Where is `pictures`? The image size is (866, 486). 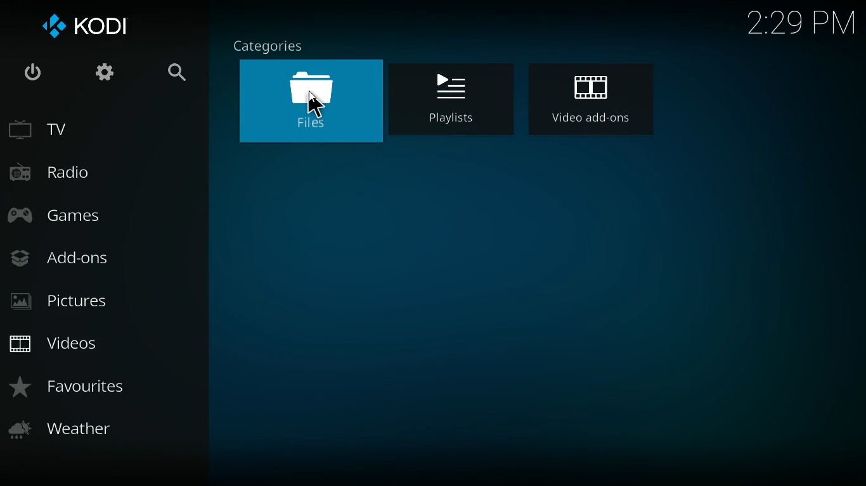
pictures is located at coordinates (97, 302).